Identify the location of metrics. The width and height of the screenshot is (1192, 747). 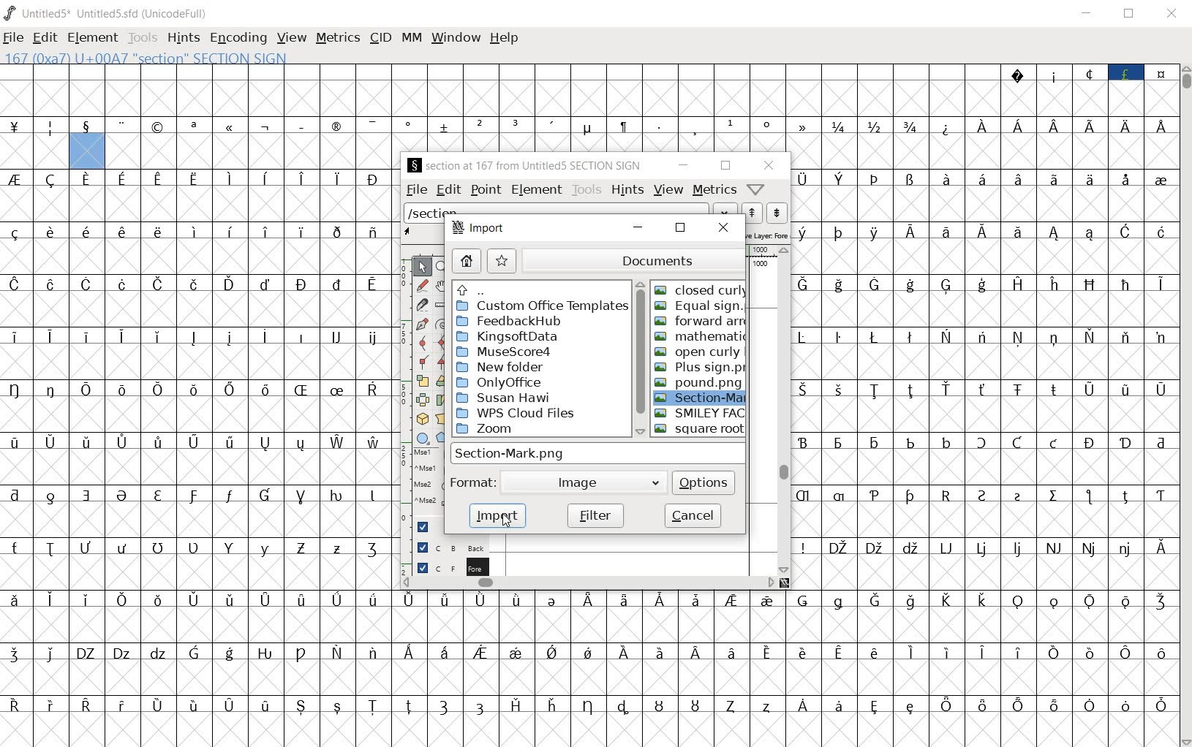
(714, 190).